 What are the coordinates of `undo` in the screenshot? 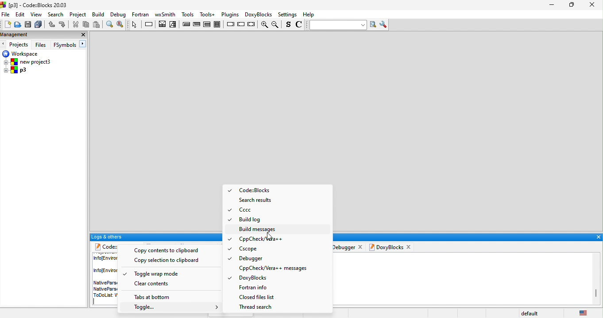 It's located at (51, 25).